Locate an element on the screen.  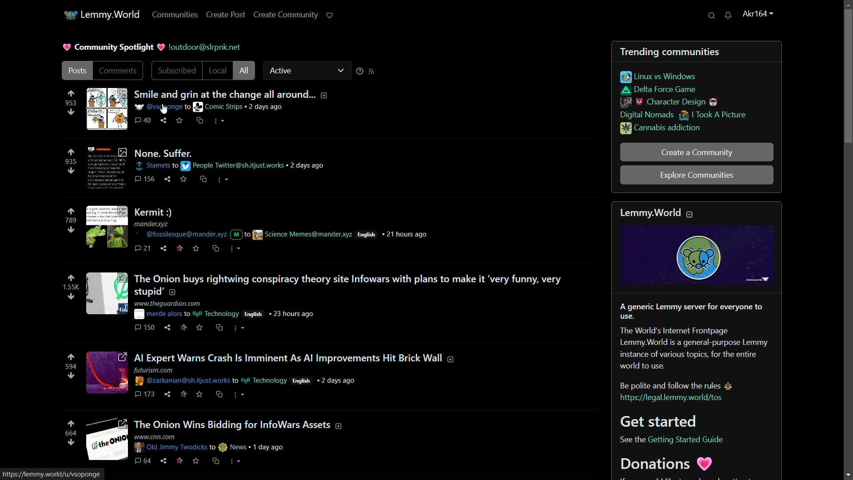
cross share is located at coordinates (204, 178).